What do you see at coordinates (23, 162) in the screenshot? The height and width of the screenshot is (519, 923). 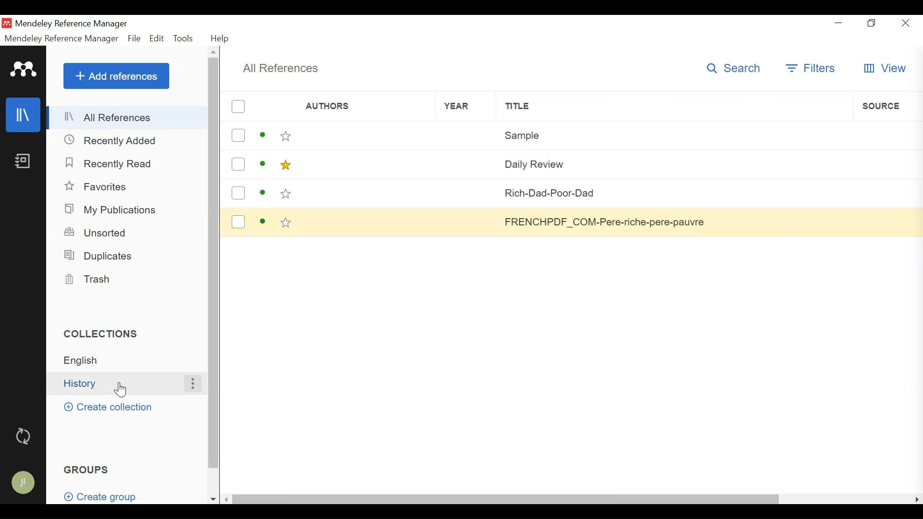 I see `Notebook` at bounding box center [23, 162].